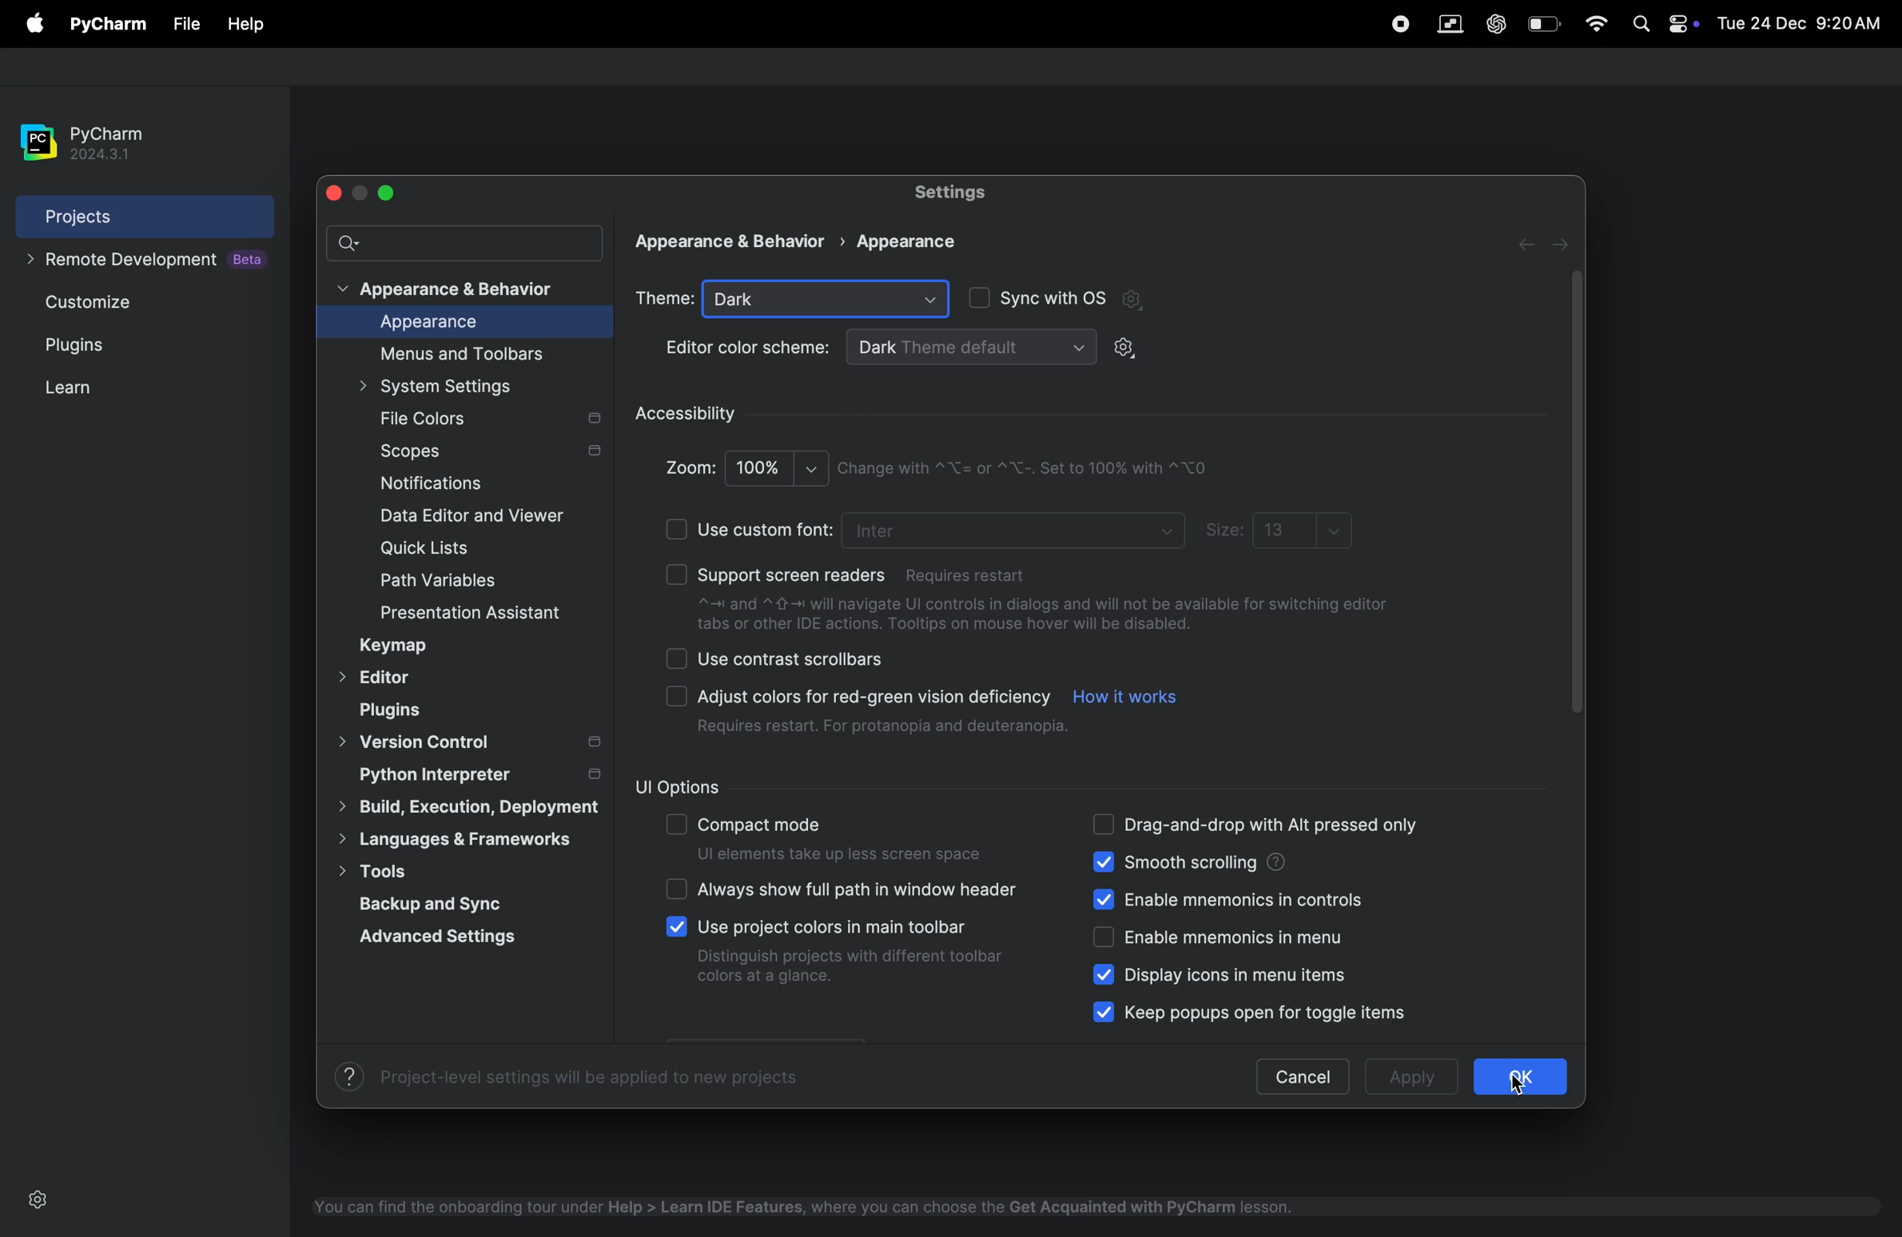 This screenshot has width=1902, height=1237. I want to click on build execution and deployment, so click(460, 807).